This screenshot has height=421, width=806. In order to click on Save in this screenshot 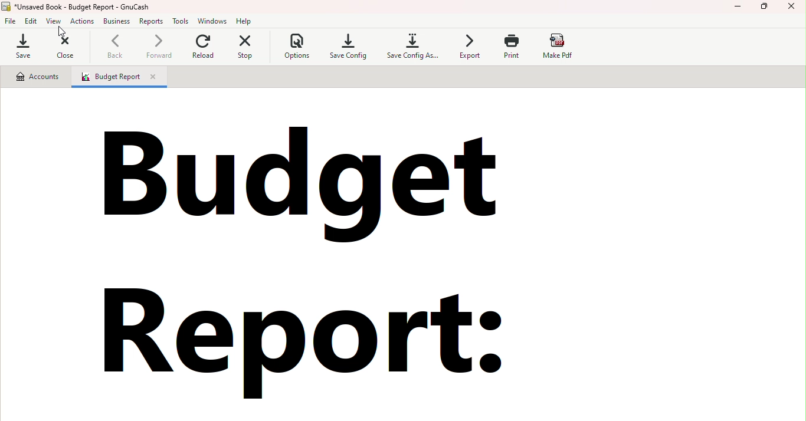, I will do `click(23, 46)`.